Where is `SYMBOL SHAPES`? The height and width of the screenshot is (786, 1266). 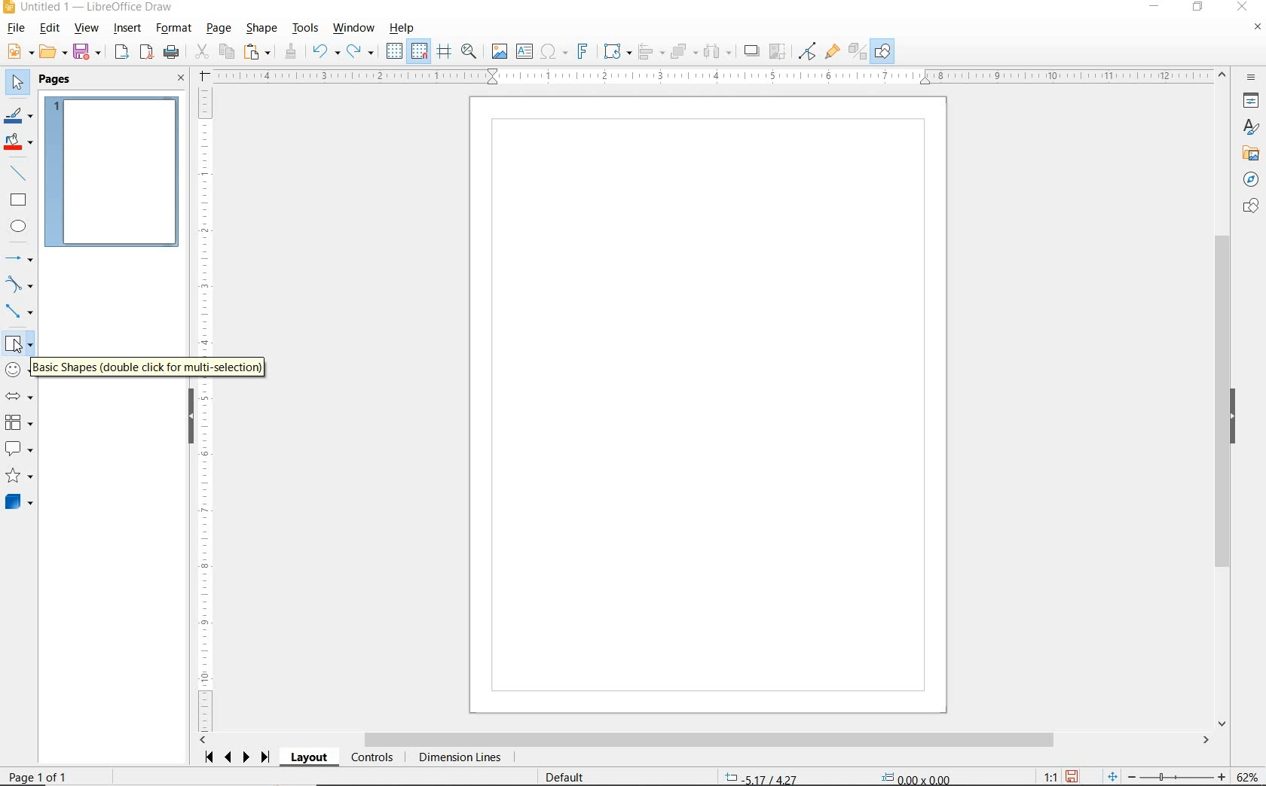
SYMBOL SHAPES is located at coordinates (20, 368).